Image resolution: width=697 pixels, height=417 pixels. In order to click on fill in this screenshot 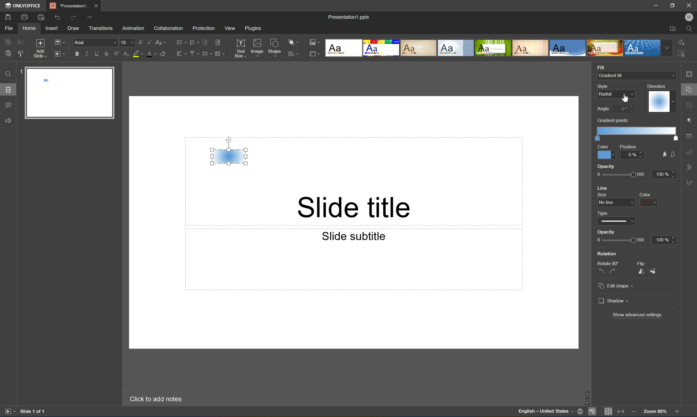, I will do `click(663, 155)`.